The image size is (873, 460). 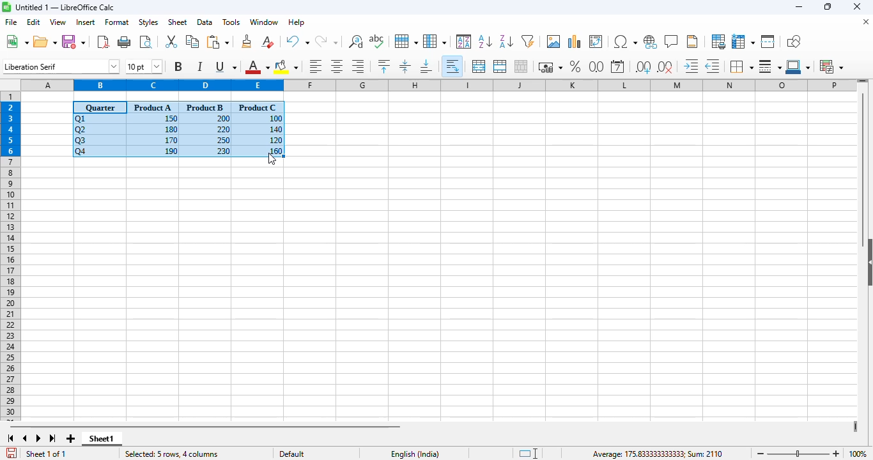 What do you see at coordinates (47, 454) in the screenshot?
I see `sheet 1 of 1` at bounding box center [47, 454].